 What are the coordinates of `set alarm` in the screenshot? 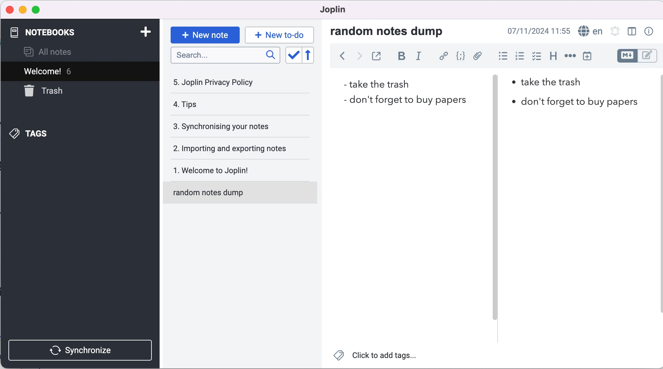 It's located at (615, 32).